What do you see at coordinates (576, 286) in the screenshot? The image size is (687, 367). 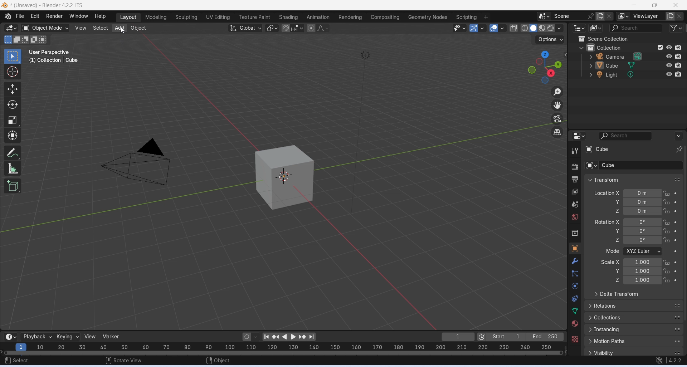 I see `physics` at bounding box center [576, 286].